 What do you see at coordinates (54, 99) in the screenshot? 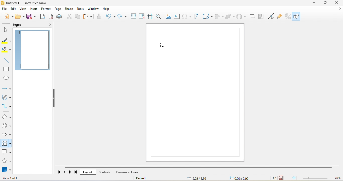
I see `hide` at bounding box center [54, 99].